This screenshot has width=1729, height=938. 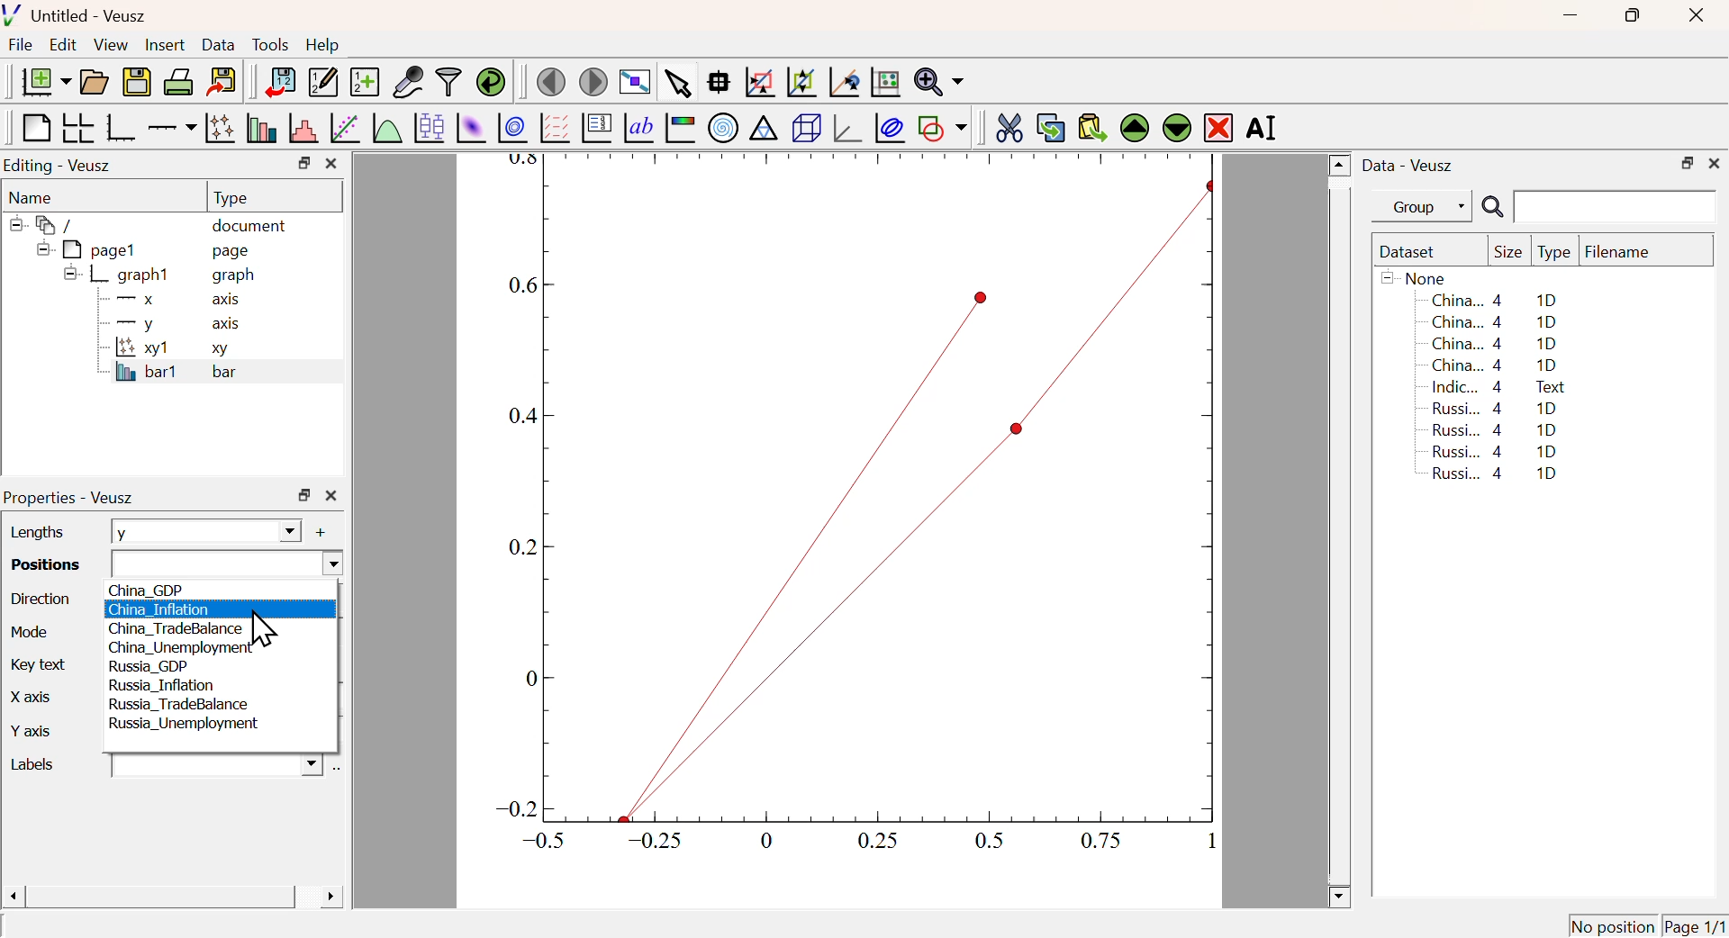 What do you see at coordinates (346, 130) in the screenshot?
I see `Fit a function to data` at bounding box center [346, 130].